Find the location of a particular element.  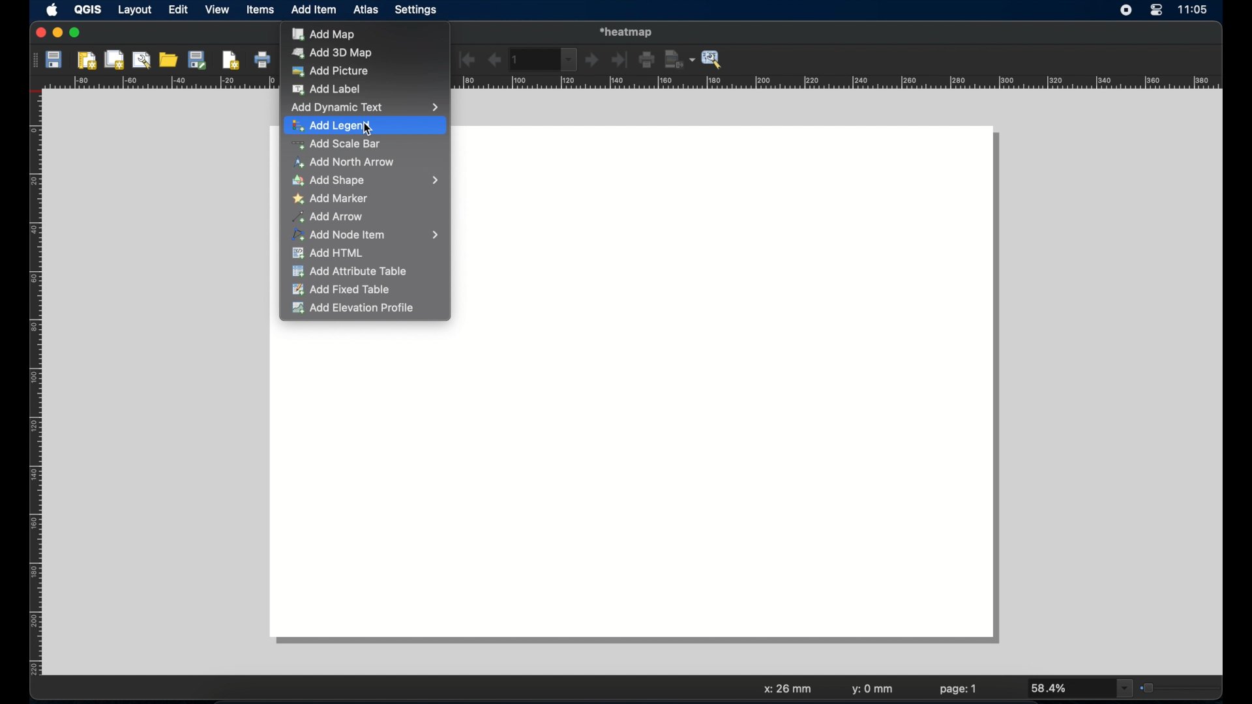

add elevation profile is located at coordinates (351, 309).